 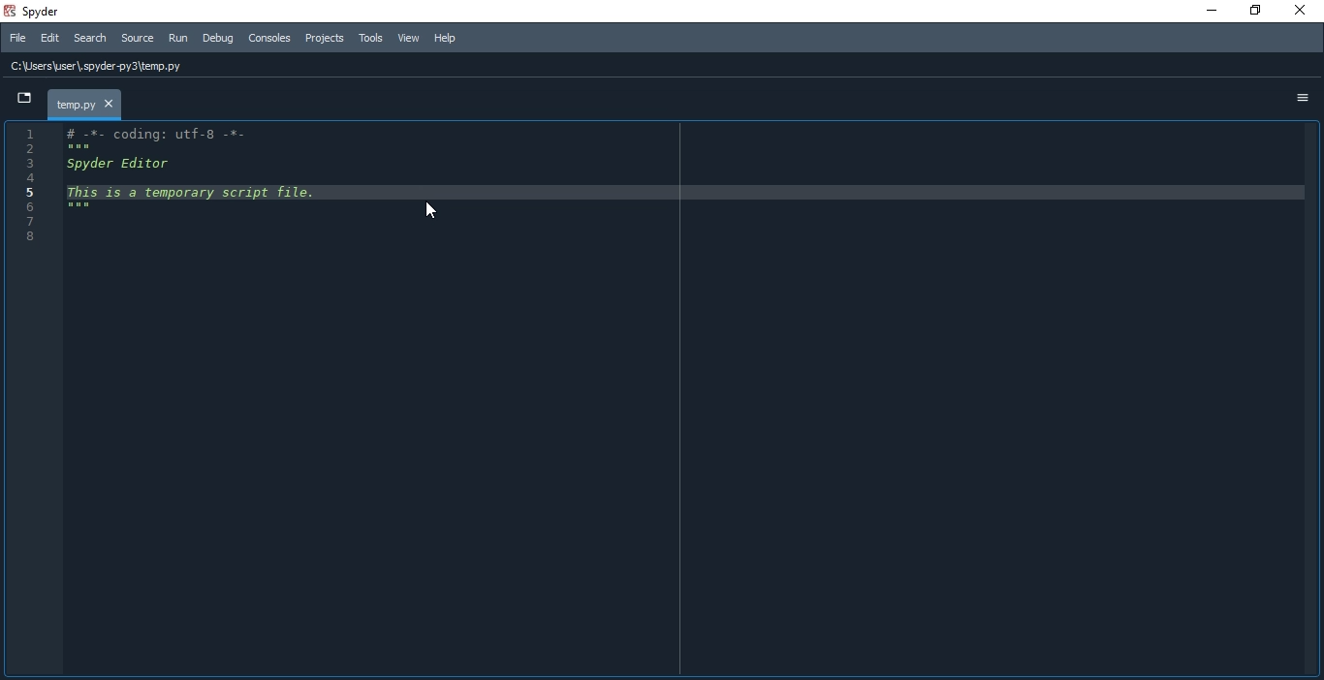 What do you see at coordinates (410, 40) in the screenshot?
I see `View` at bounding box center [410, 40].